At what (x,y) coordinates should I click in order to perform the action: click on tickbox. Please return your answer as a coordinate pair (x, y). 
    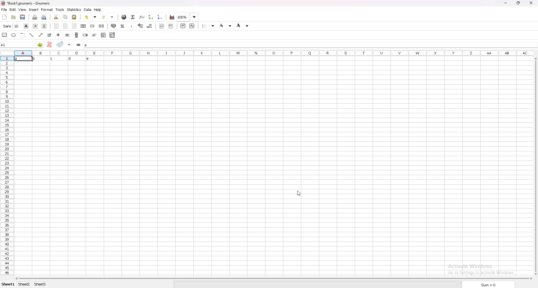
    Looking at the image, I should click on (49, 35).